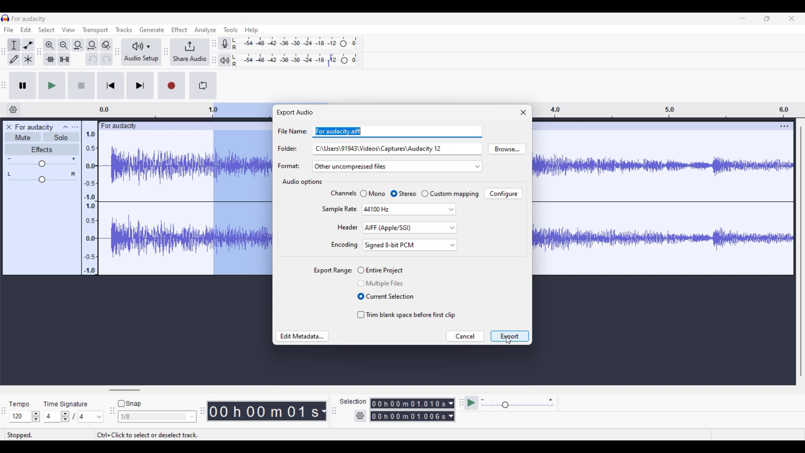  Describe the element at coordinates (289, 130) in the screenshot. I see `File Name:` at that location.